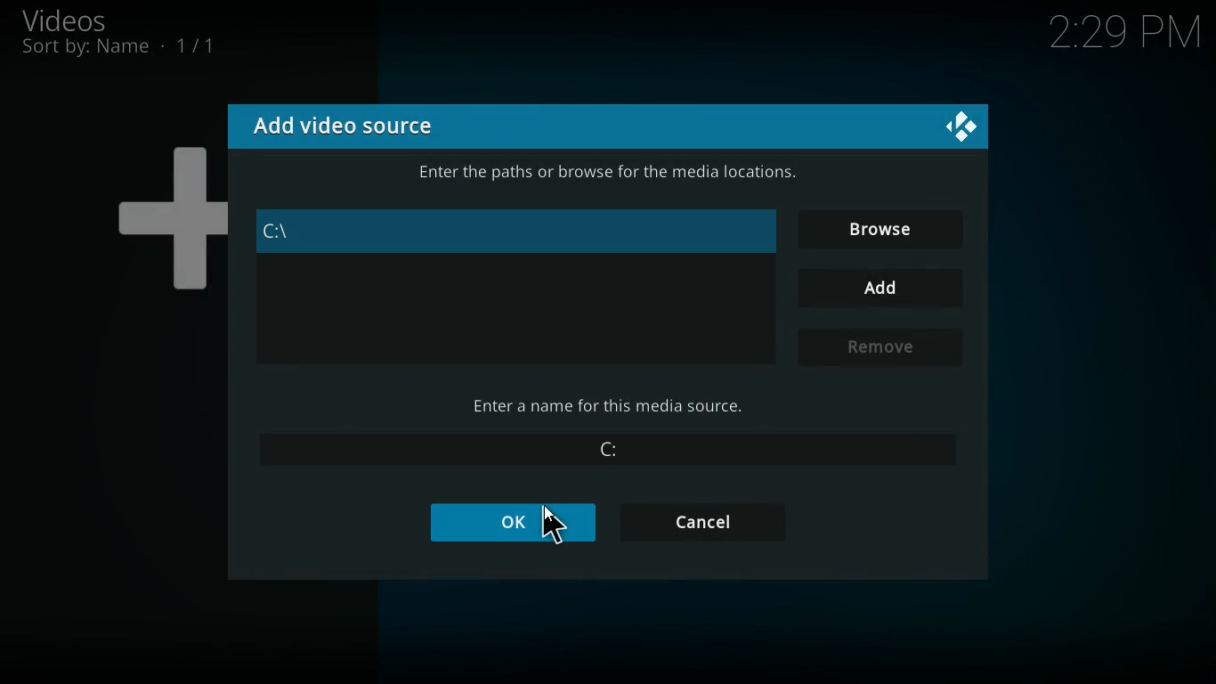 The width and height of the screenshot is (1216, 684). Describe the element at coordinates (880, 229) in the screenshot. I see `browse` at that location.